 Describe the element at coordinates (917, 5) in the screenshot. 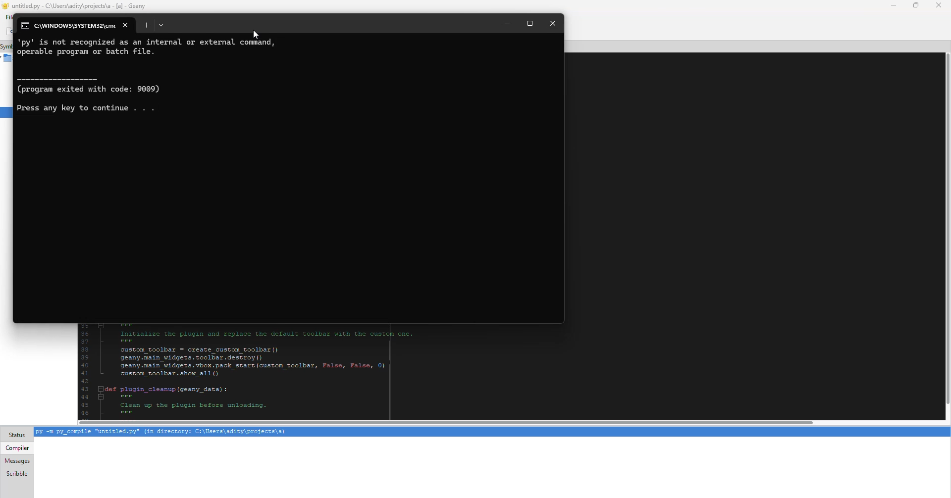

I see `maximize` at that location.